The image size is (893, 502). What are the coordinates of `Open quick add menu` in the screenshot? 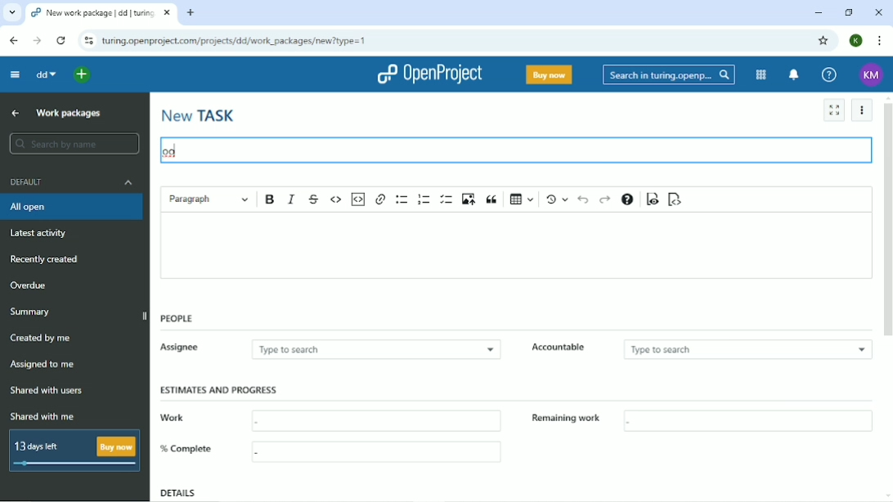 It's located at (88, 74).